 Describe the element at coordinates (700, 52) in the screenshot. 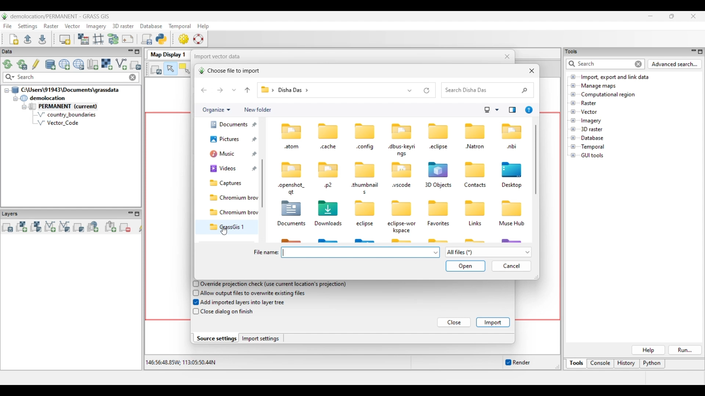

I see `Maximize Tools panel` at that location.